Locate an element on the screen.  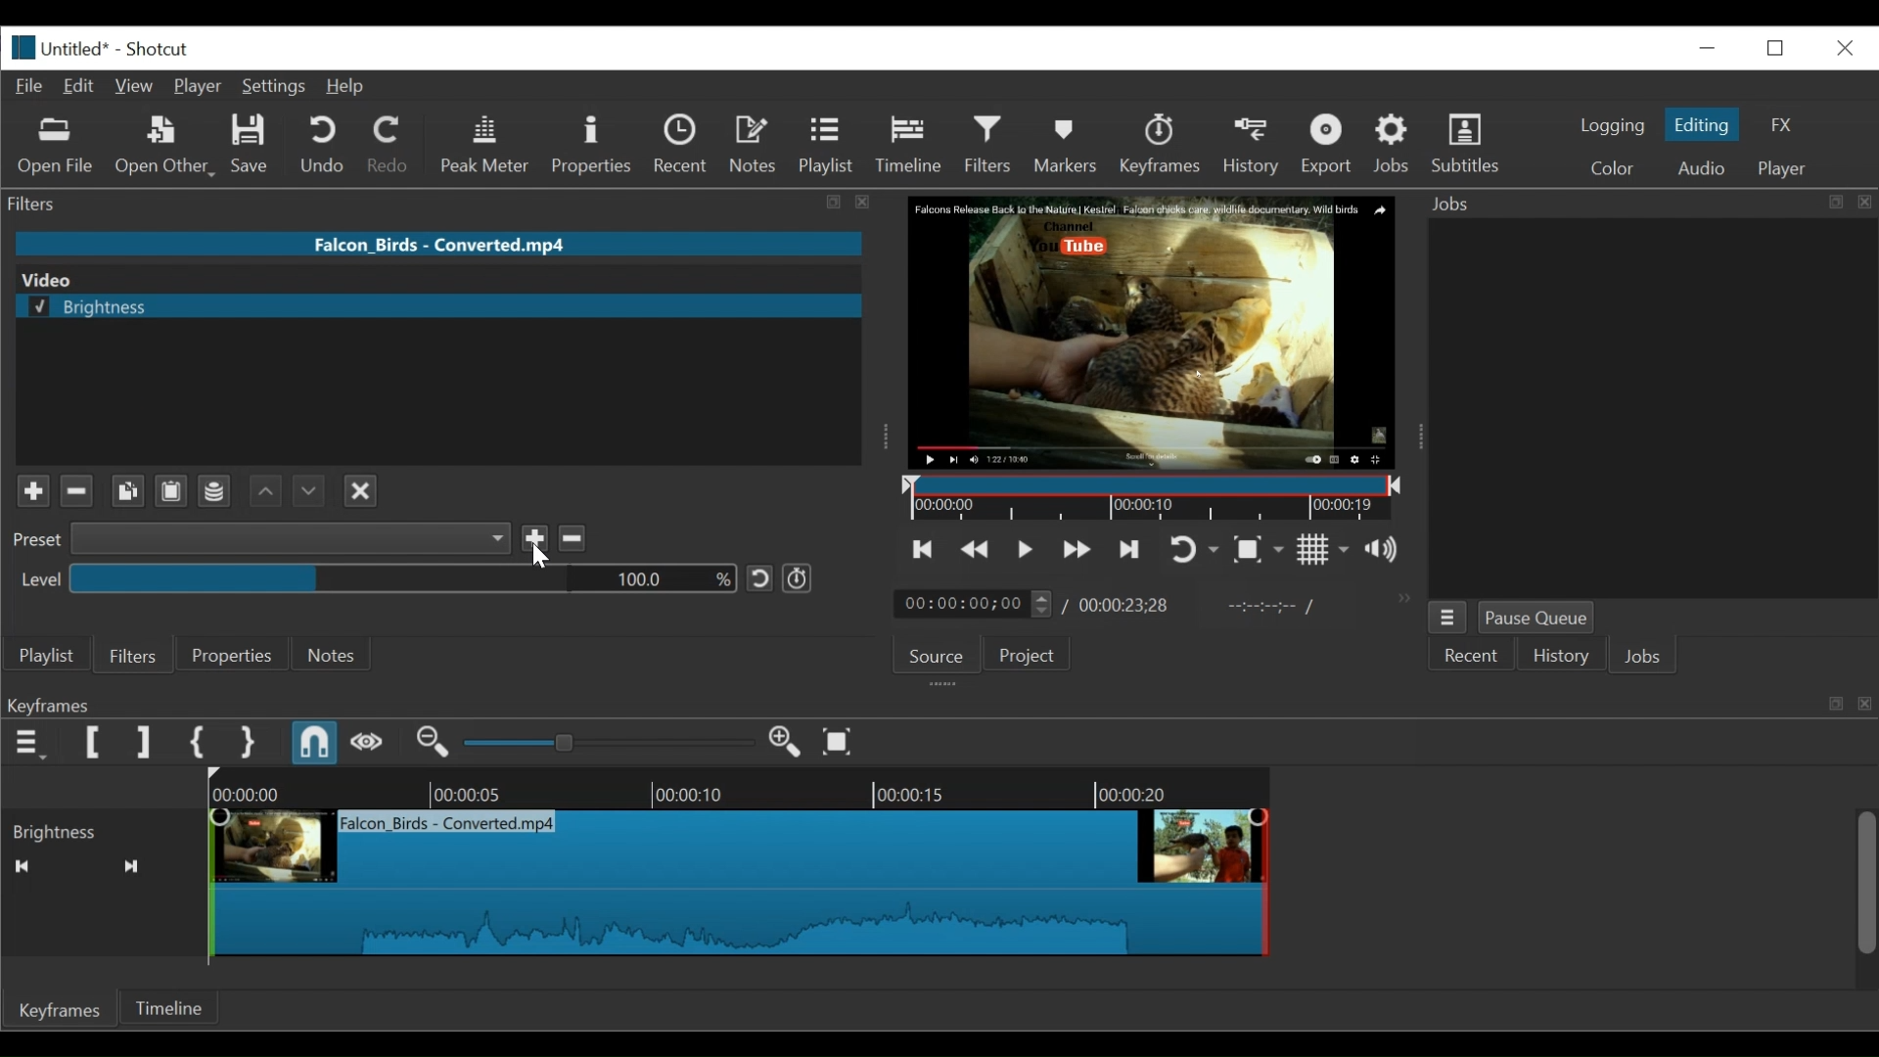
Close is located at coordinates (357, 490).